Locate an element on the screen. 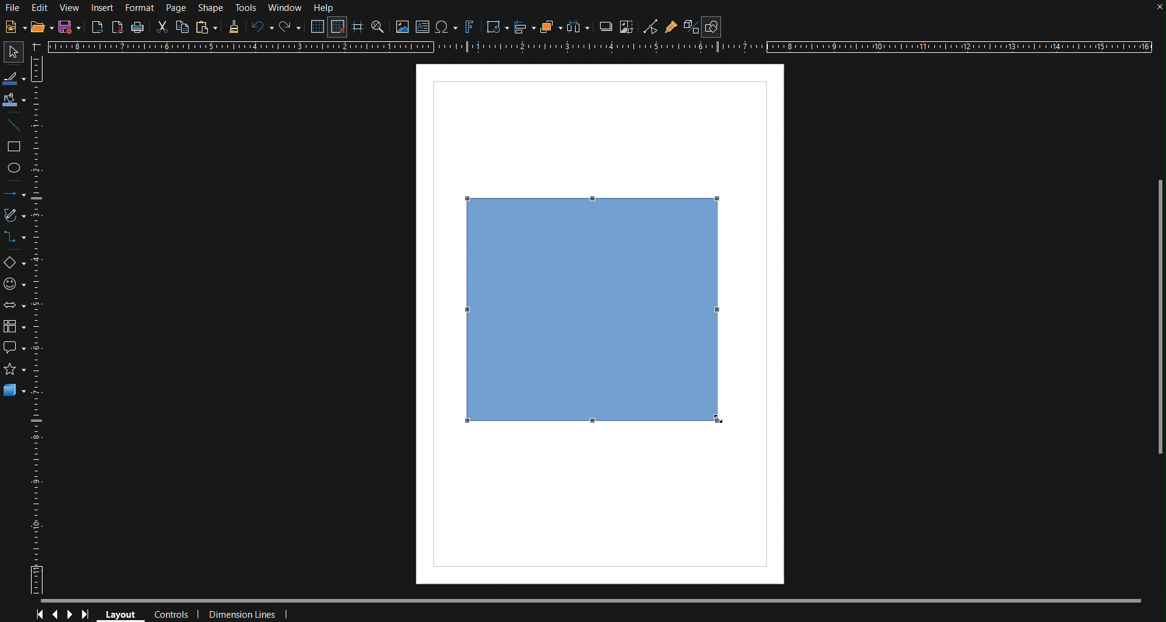 This screenshot has height=622, width=1166. Line Color is located at coordinates (15, 77).